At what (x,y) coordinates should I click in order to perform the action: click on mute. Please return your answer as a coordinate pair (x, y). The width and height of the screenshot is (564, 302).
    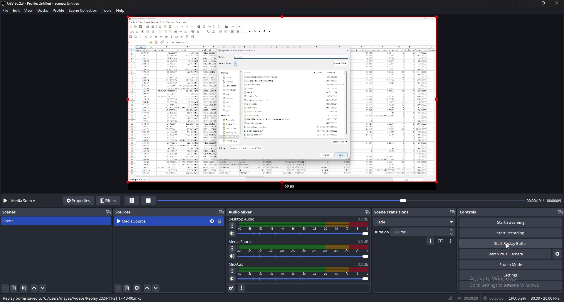
    Looking at the image, I should click on (233, 278).